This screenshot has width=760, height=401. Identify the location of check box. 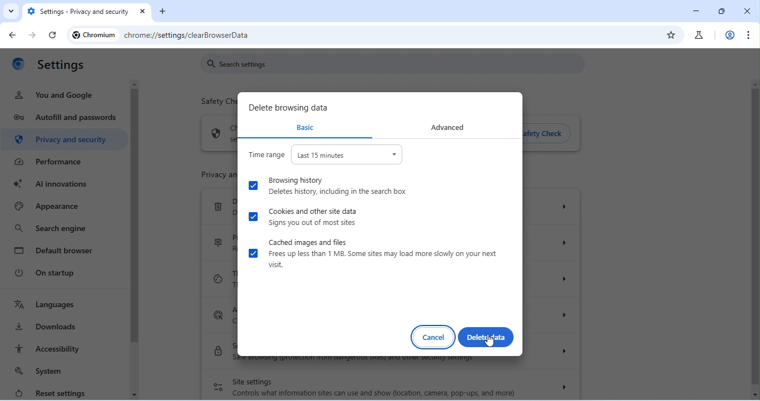
(253, 185).